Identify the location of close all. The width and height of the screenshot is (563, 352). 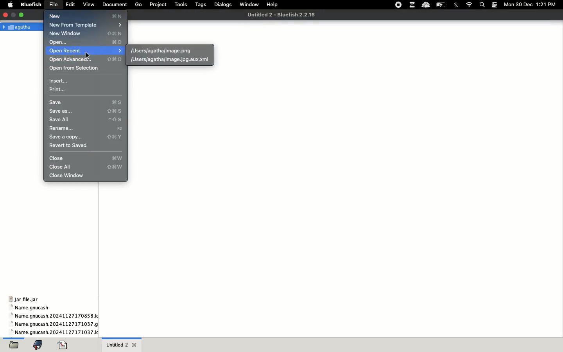
(87, 167).